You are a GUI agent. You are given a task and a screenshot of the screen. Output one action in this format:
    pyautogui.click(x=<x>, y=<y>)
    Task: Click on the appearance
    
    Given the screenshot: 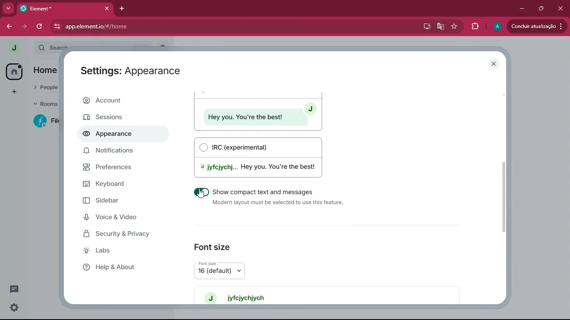 What is the action you would take?
    pyautogui.click(x=111, y=135)
    